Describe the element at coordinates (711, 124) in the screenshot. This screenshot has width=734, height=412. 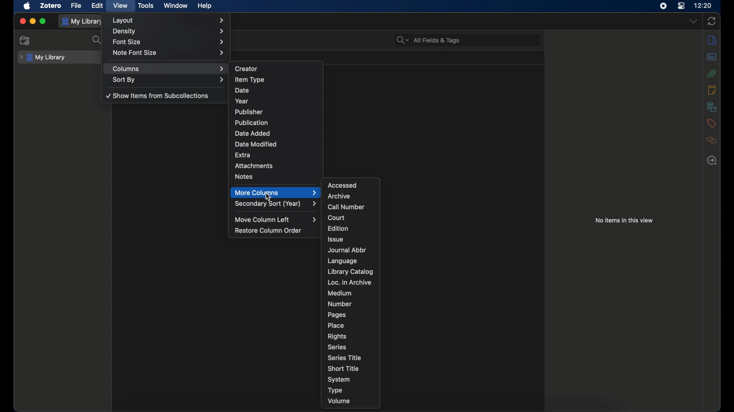
I see `tags` at that location.